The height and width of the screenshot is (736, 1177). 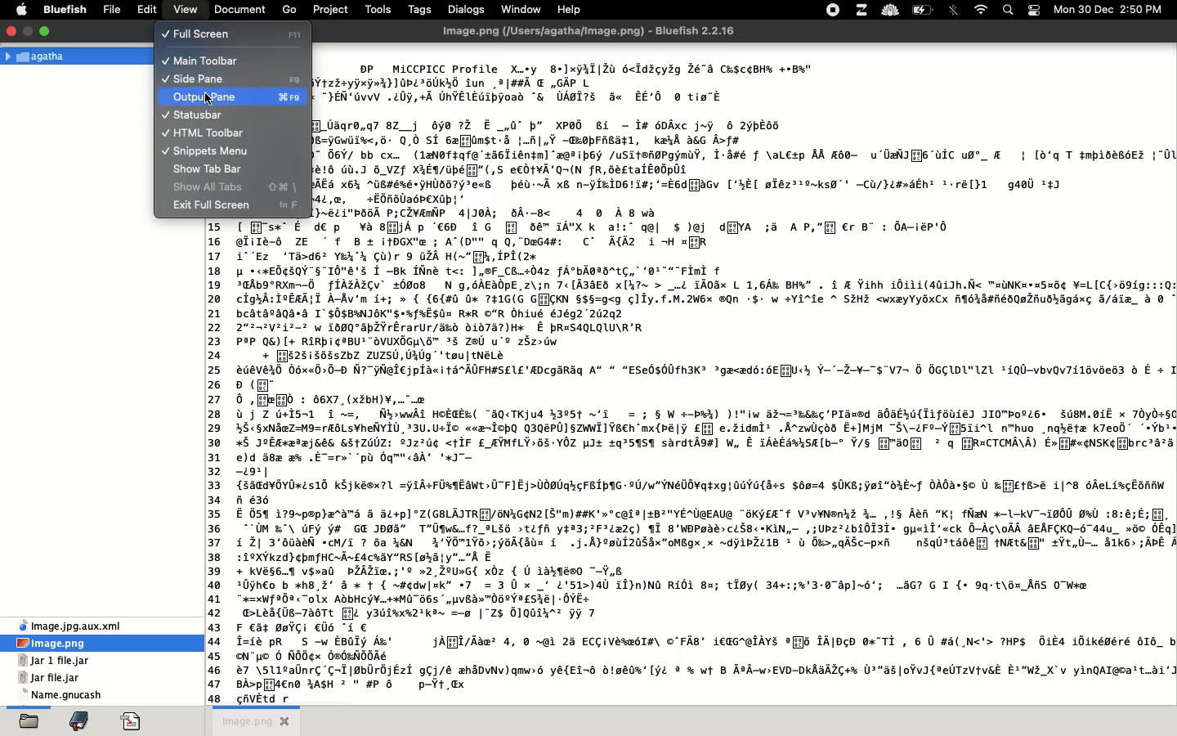 What do you see at coordinates (285, 722) in the screenshot?
I see `close` at bounding box center [285, 722].